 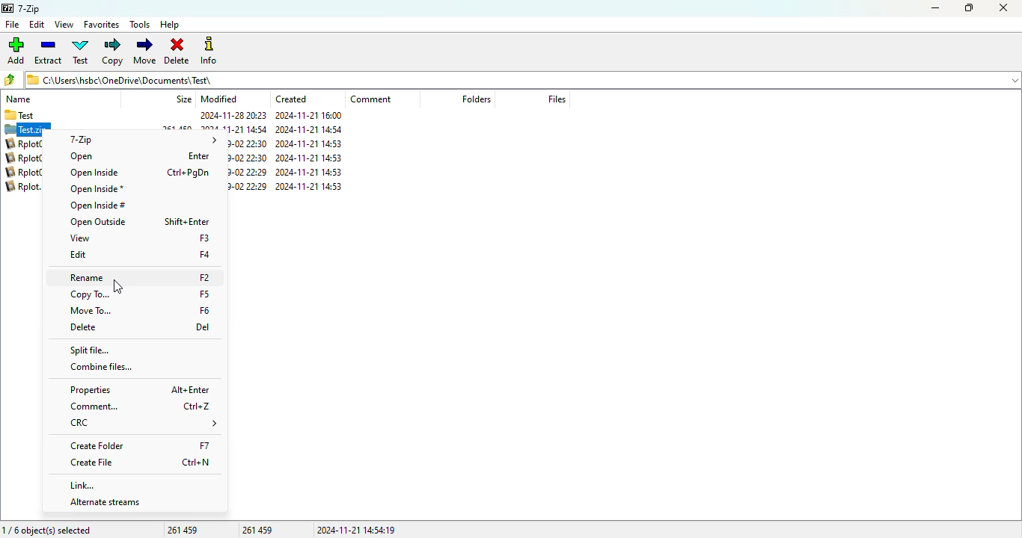 What do you see at coordinates (291, 99) in the screenshot?
I see `created` at bounding box center [291, 99].